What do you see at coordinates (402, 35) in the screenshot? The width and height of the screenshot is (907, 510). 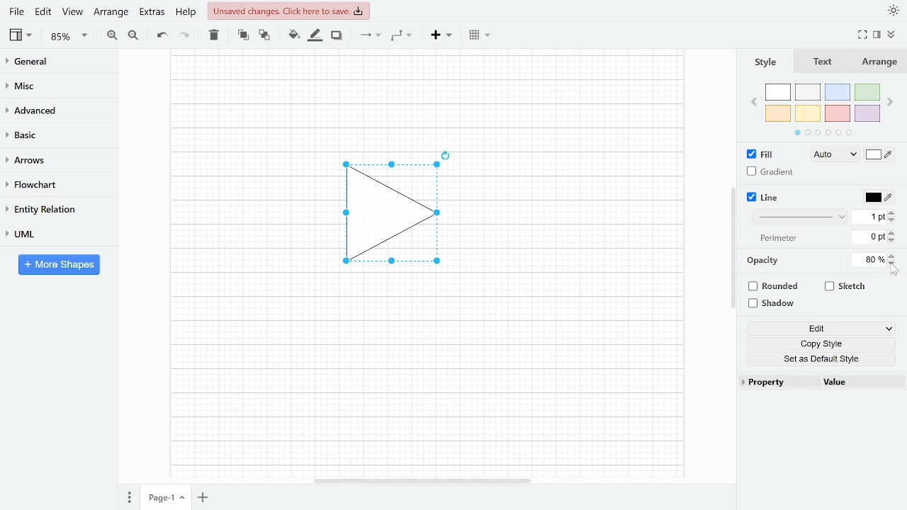 I see `Waypoints` at bounding box center [402, 35].